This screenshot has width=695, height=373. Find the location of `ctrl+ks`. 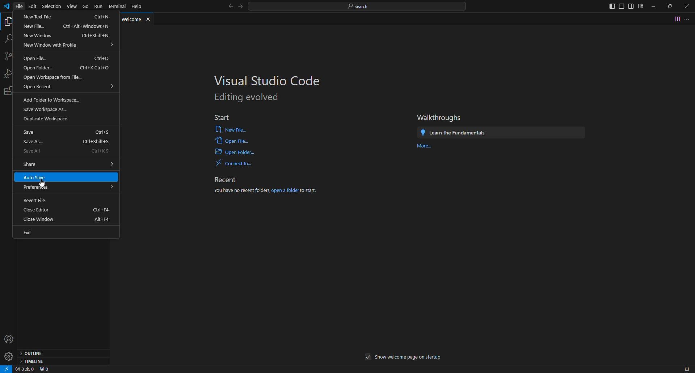

ctrl+ks is located at coordinates (102, 152).